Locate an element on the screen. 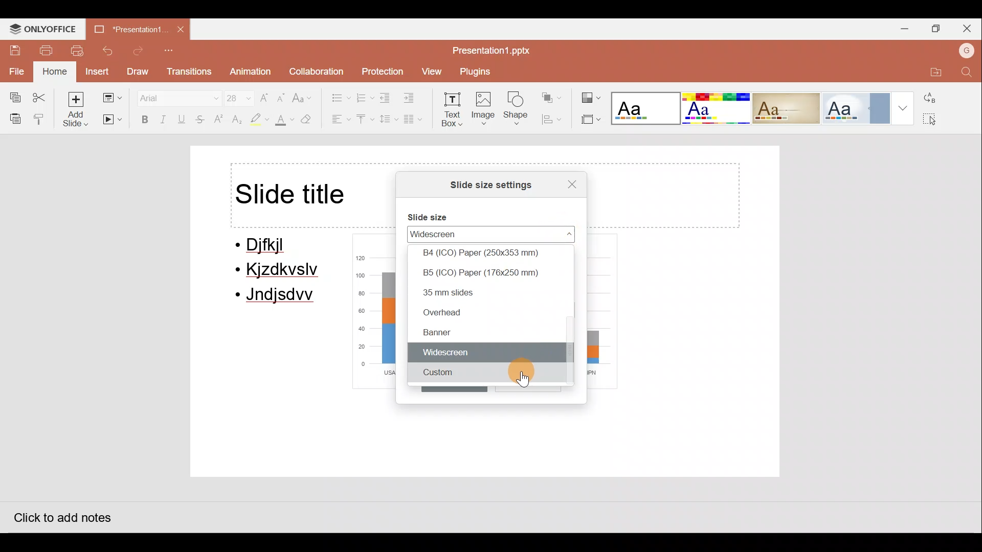  Insert is located at coordinates (96, 71).